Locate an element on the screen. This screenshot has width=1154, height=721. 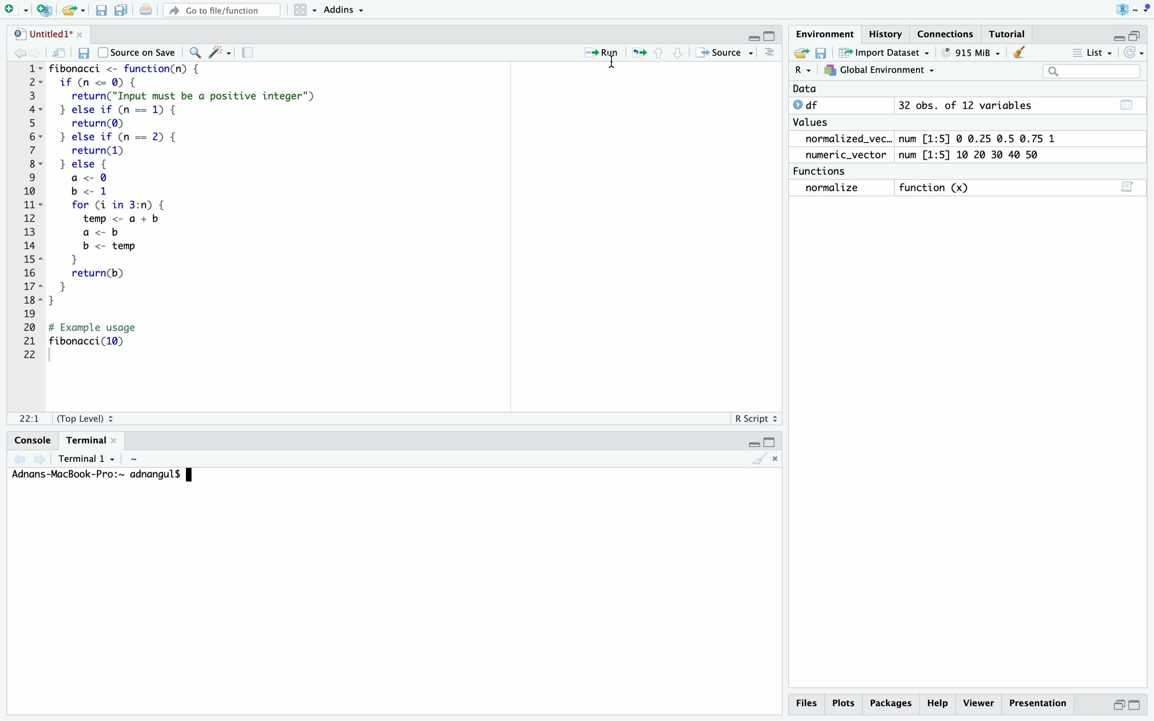
addins is located at coordinates (345, 10).